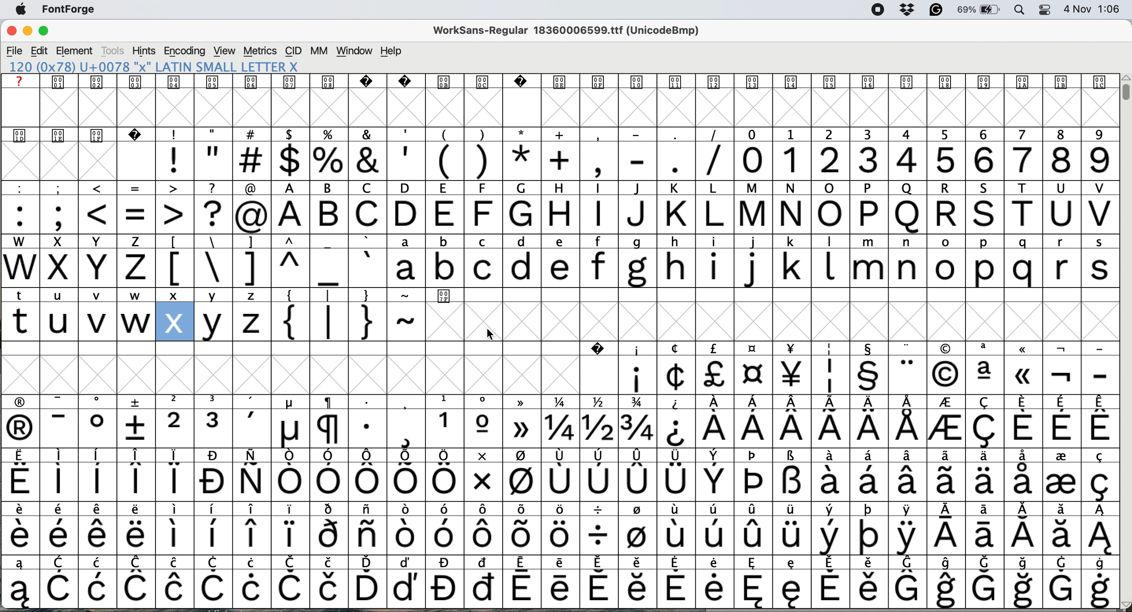  What do you see at coordinates (323, 373) in the screenshot?
I see `glyph grid` at bounding box center [323, 373].